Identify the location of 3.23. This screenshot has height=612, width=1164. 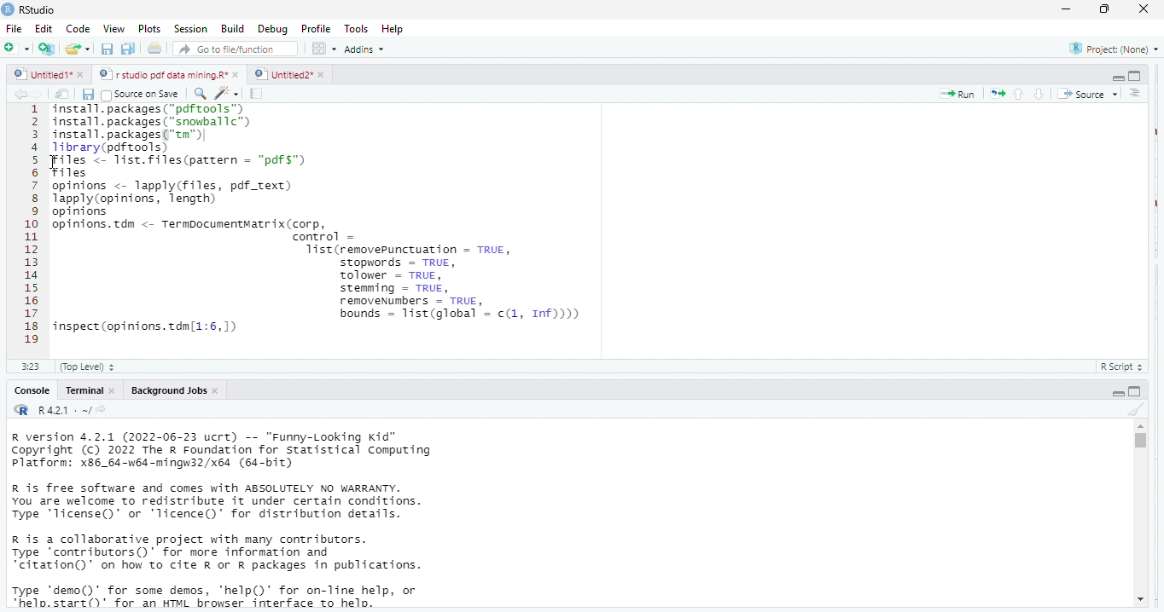
(30, 365).